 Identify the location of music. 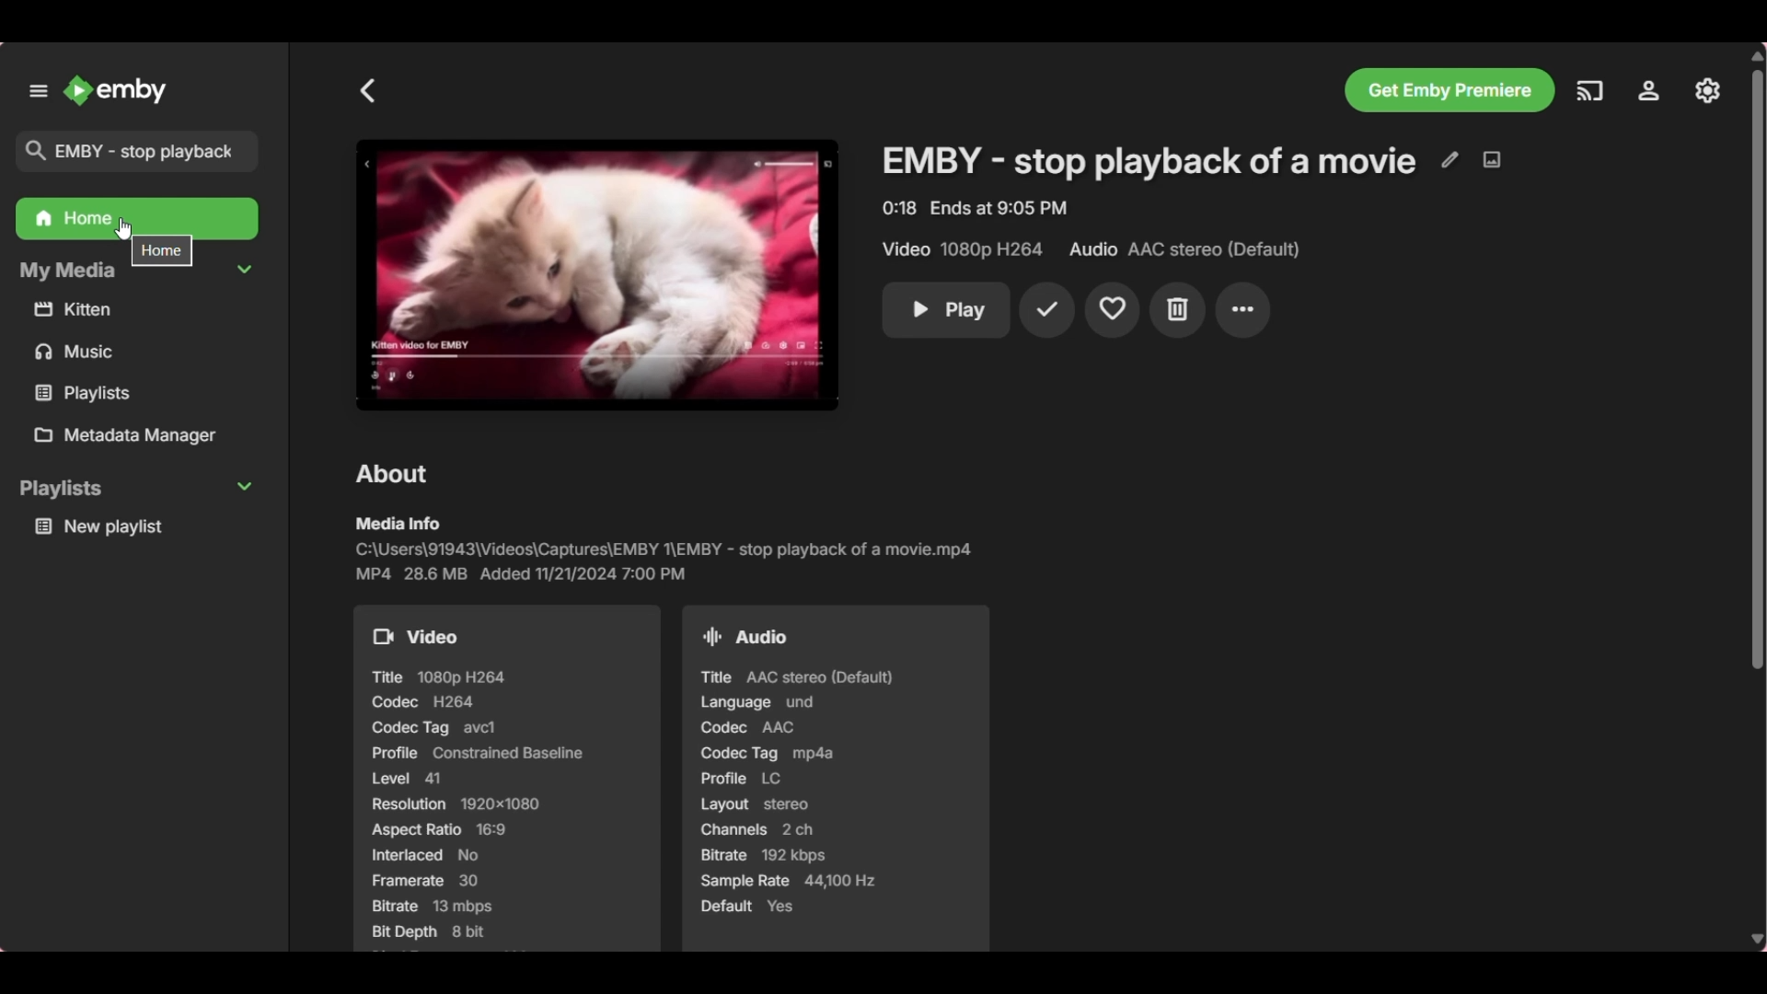
(140, 353).